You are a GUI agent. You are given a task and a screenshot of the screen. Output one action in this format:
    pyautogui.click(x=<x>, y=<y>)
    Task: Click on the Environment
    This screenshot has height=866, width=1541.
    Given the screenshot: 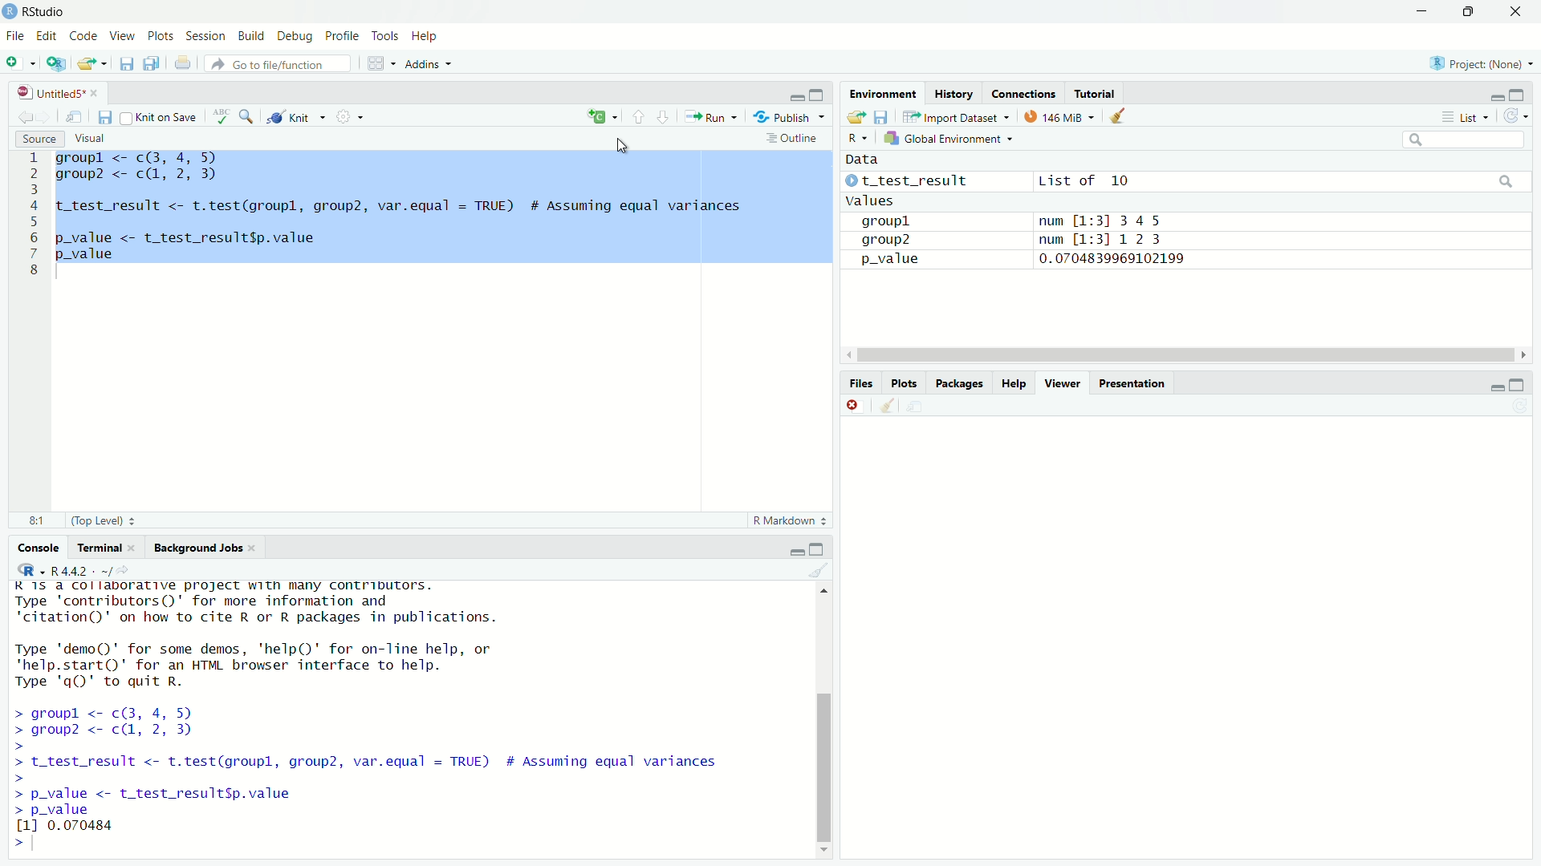 What is the action you would take?
    pyautogui.click(x=880, y=92)
    